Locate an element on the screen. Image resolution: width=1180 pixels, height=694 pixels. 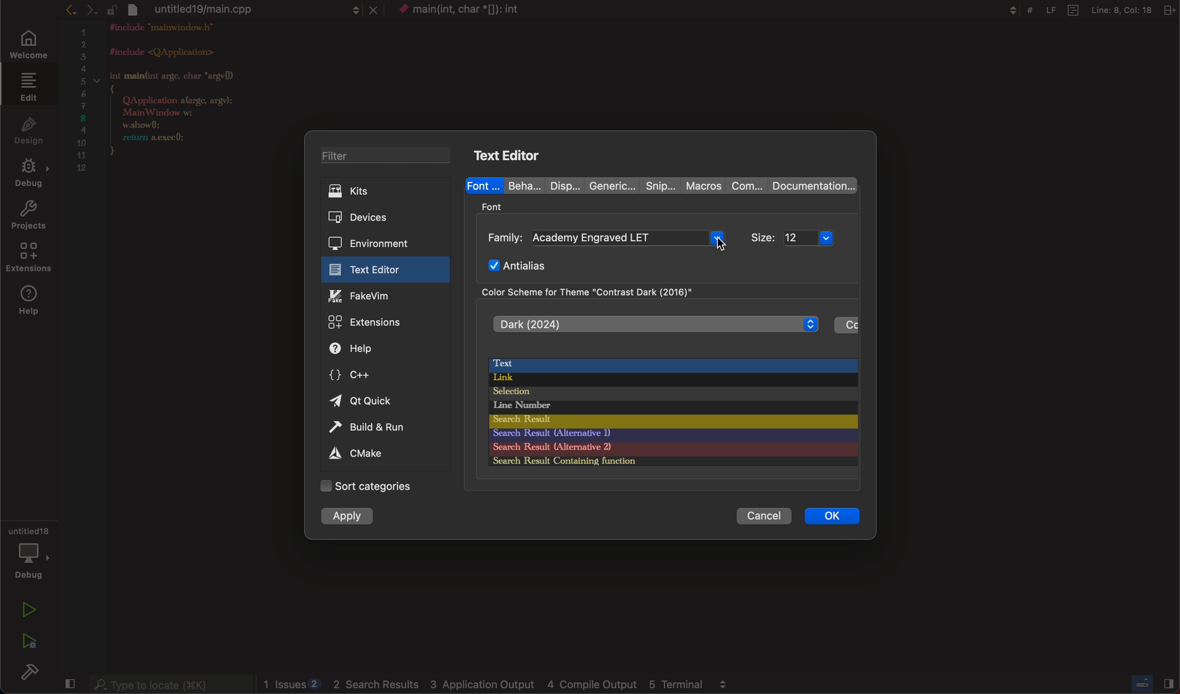
font is located at coordinates (495, 206).